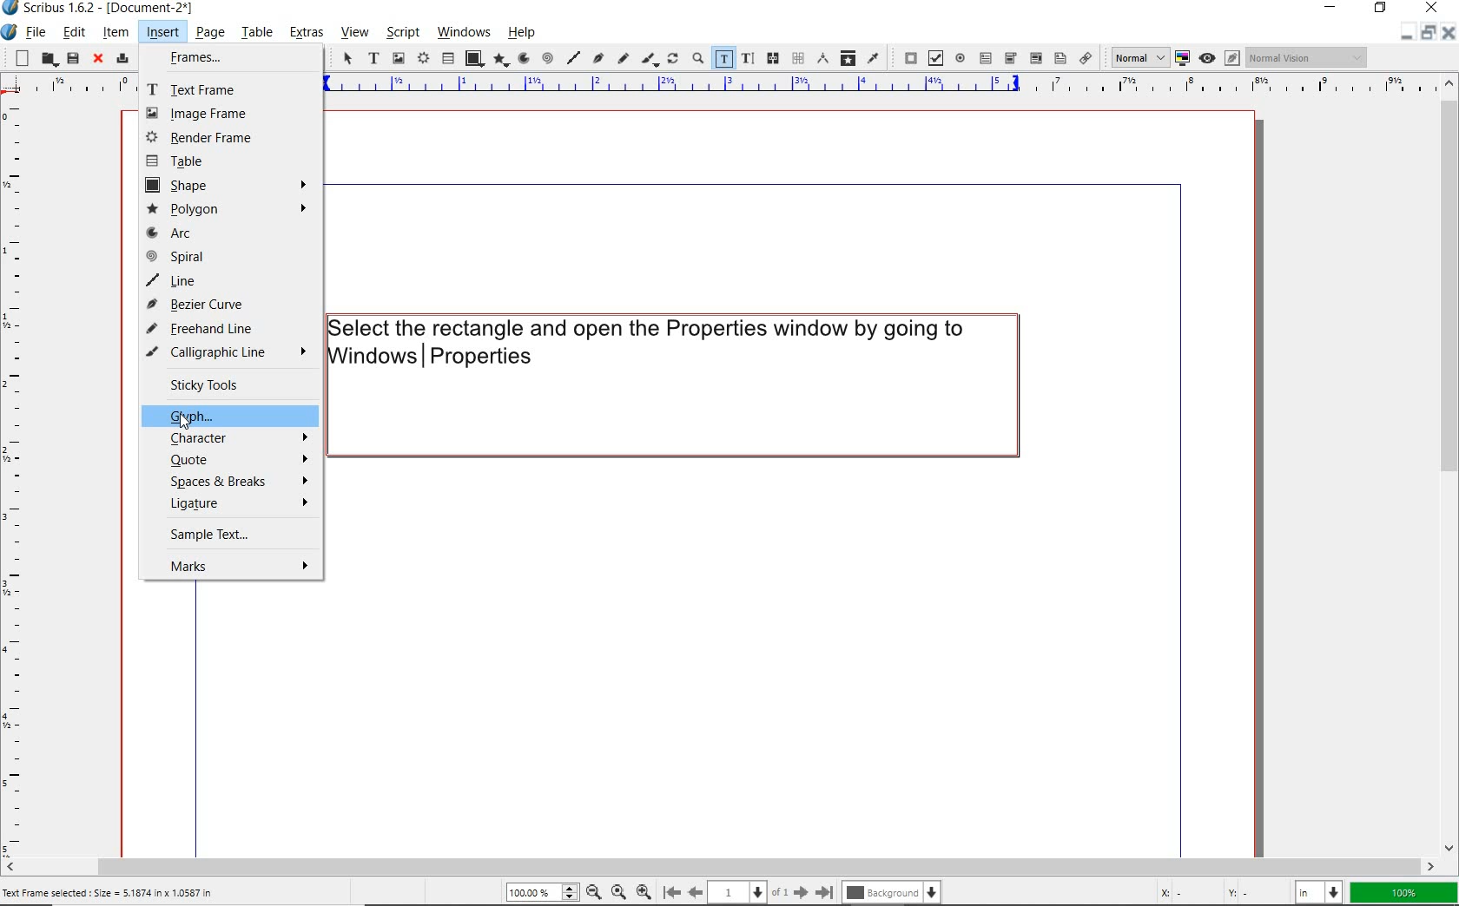 The image size is (1459, 906). Describe the element at coordinates (1086, 57) in the screenshot. I see `link annotation` at that location.